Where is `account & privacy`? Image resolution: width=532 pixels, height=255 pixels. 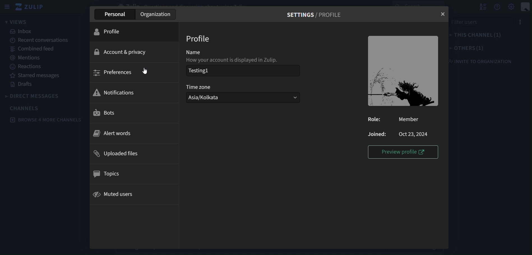
account & privacy is located at coordinates (135, 52).